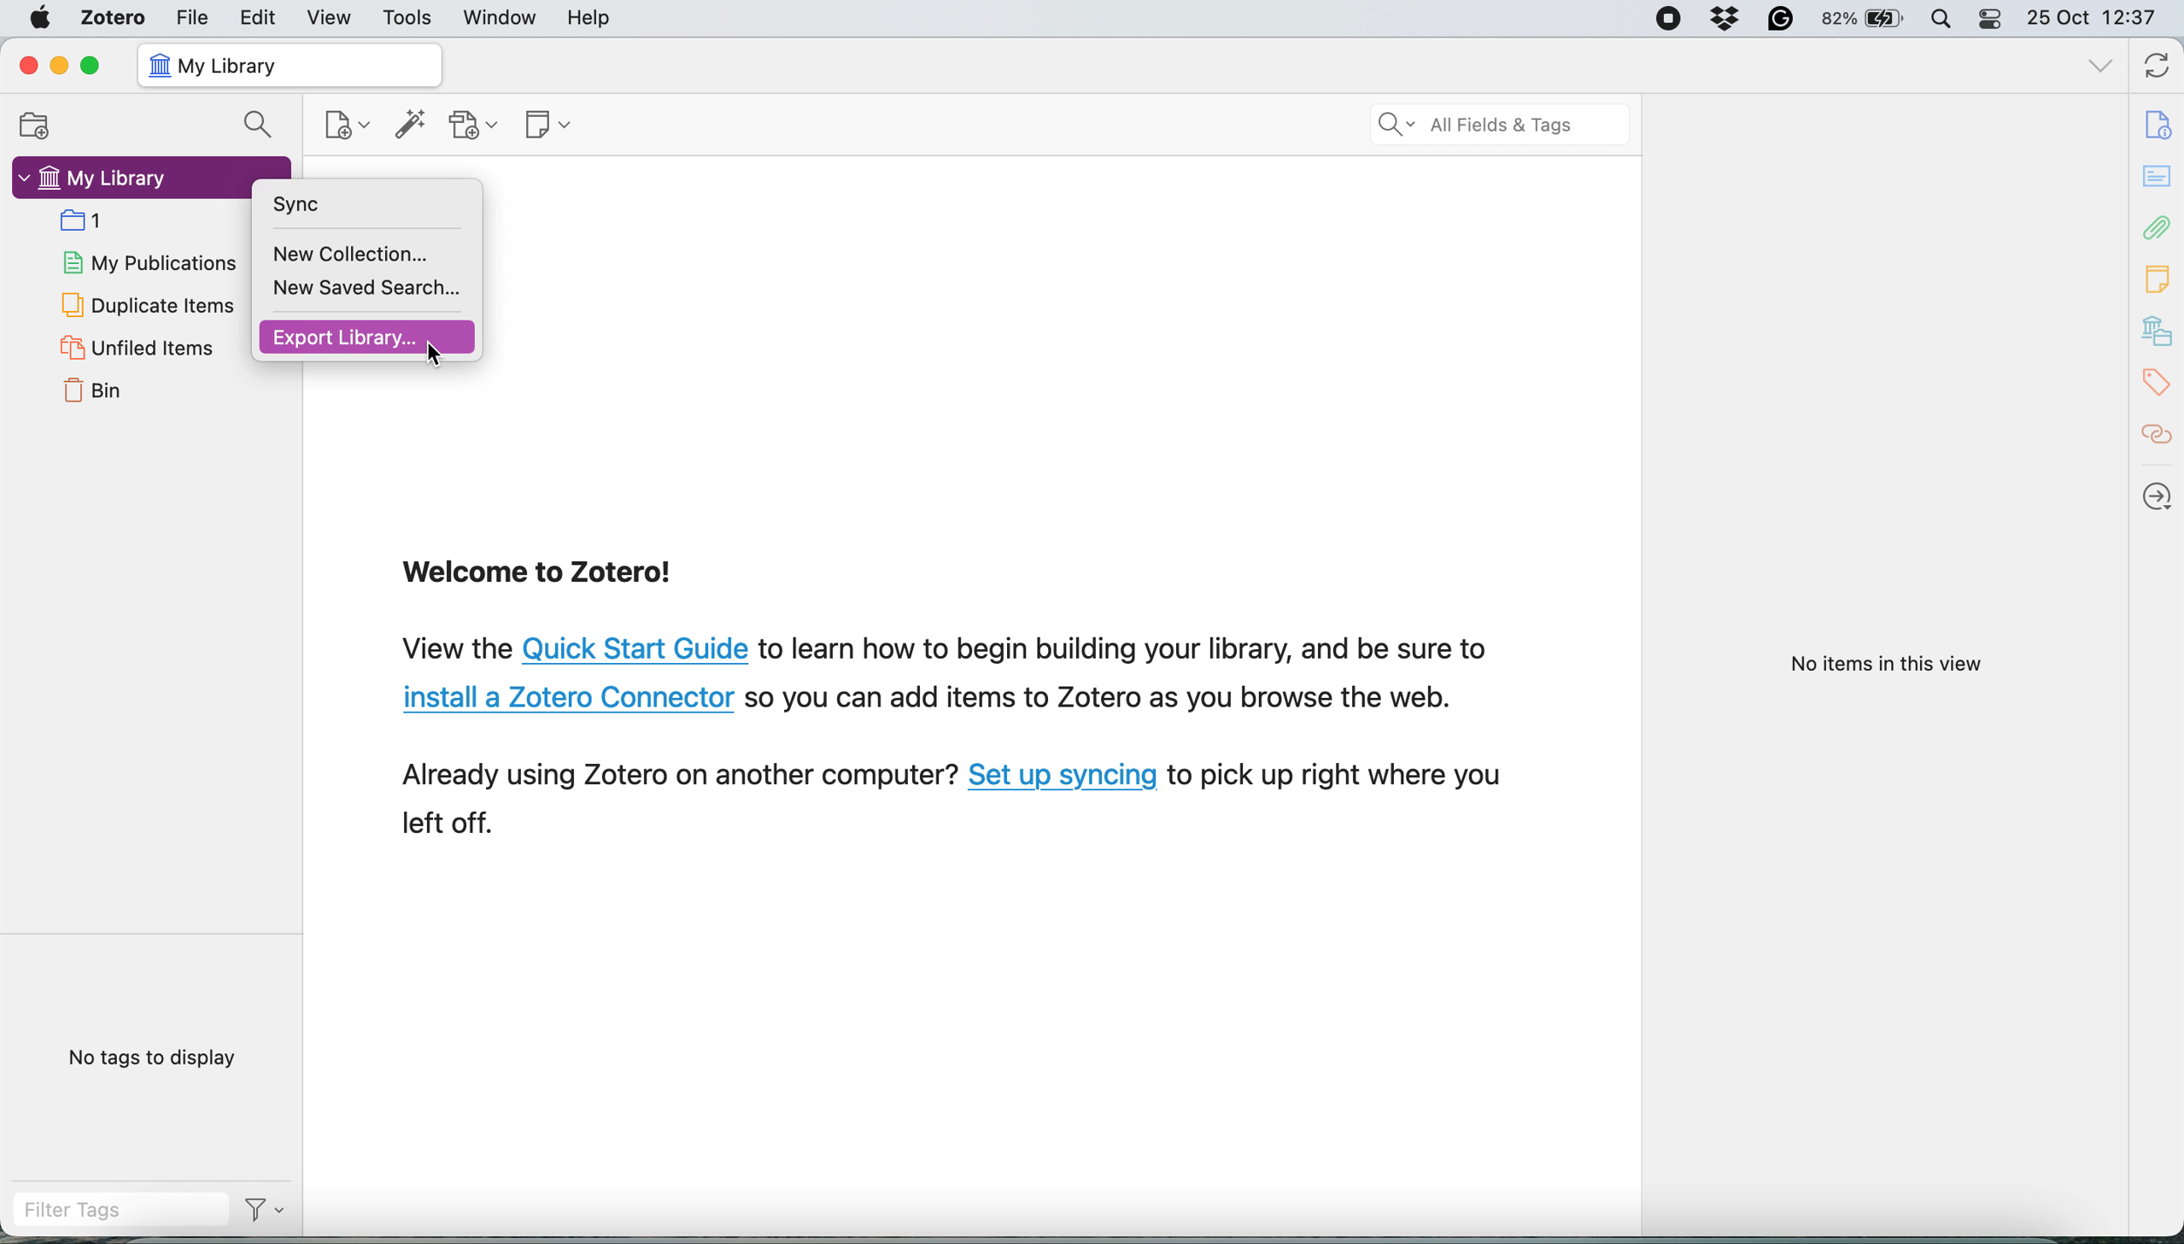 The height and width of the screenshot is (1244, 2184). I want to click on search all field ads tags, so click(1494, 126).